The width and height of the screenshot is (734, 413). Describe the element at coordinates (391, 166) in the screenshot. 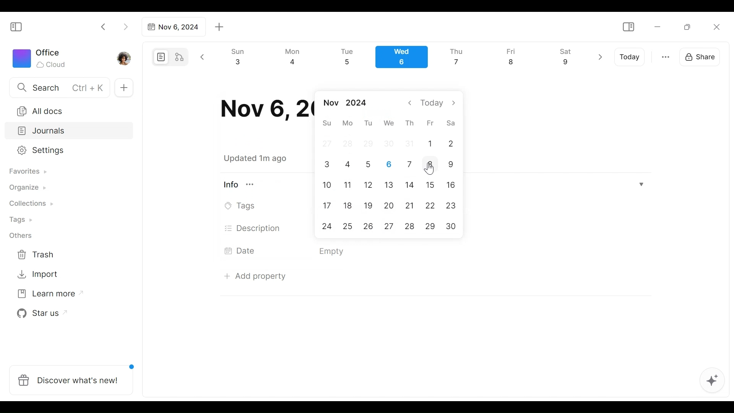

I see `Calendar` at that location.